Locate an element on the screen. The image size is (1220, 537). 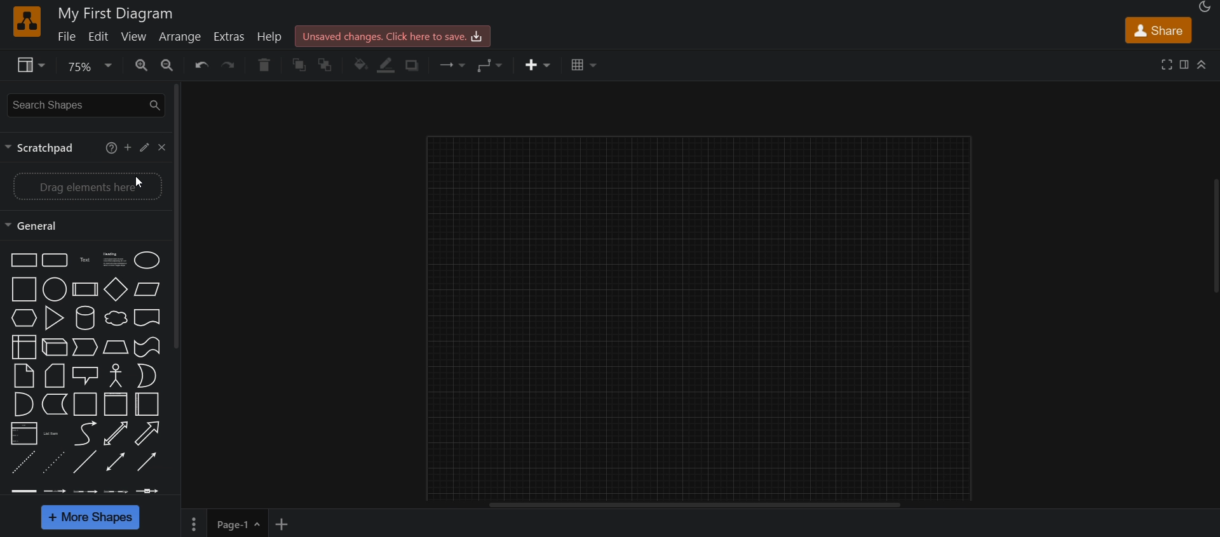
to back is located at coordinates (327, 65).